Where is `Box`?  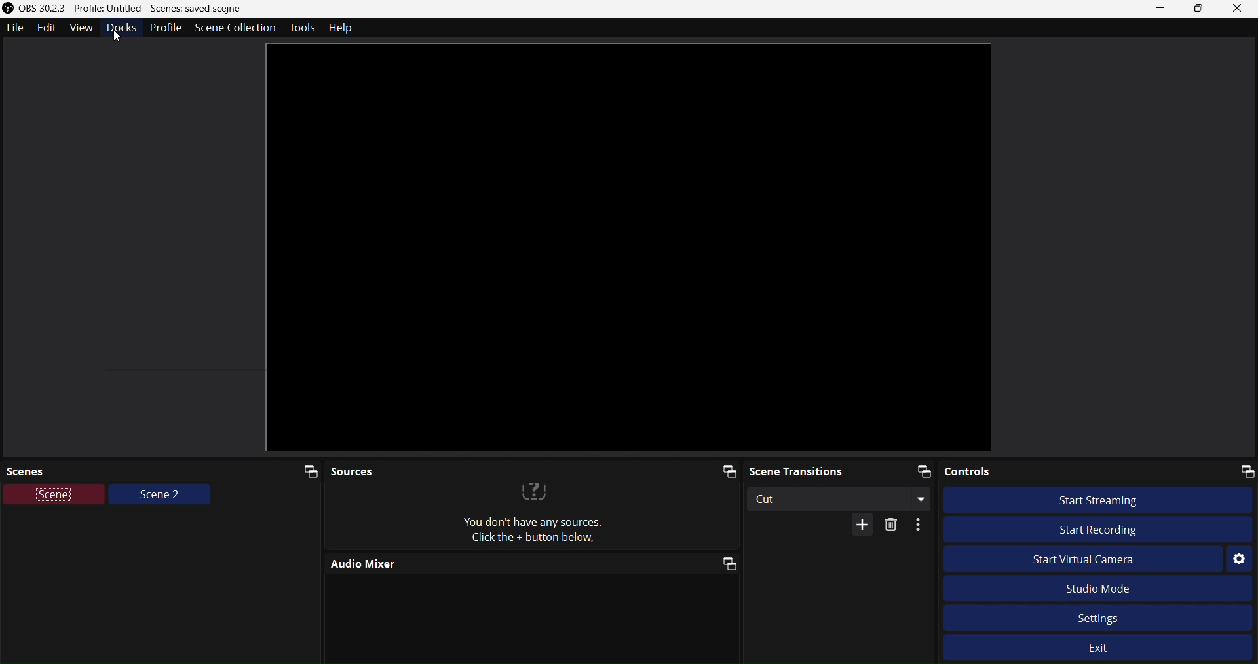 Box is located at coordinates (1200, 9).